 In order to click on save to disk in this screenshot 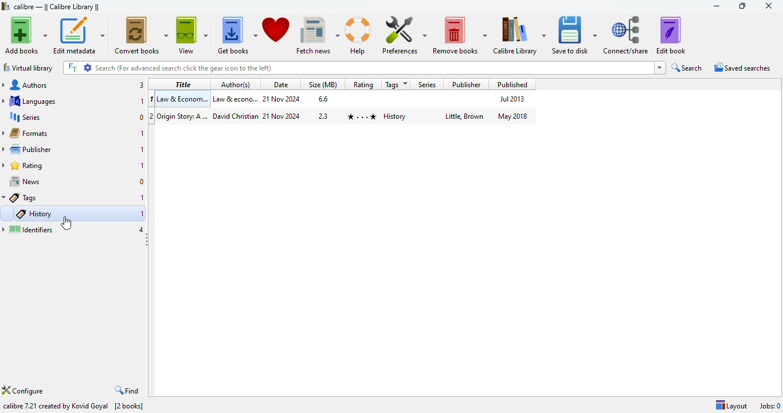, I will do `click(575, 35)`.